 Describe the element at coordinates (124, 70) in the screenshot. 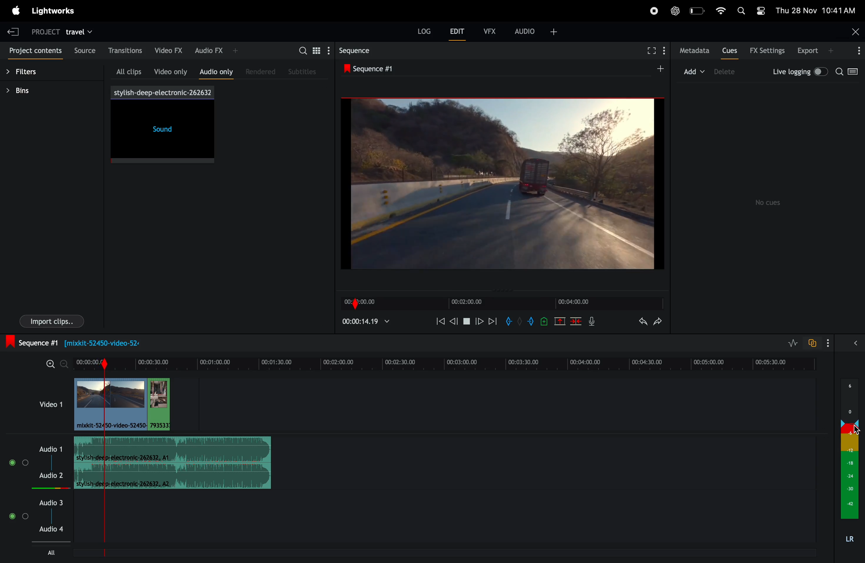

I see `all clips` at that location.